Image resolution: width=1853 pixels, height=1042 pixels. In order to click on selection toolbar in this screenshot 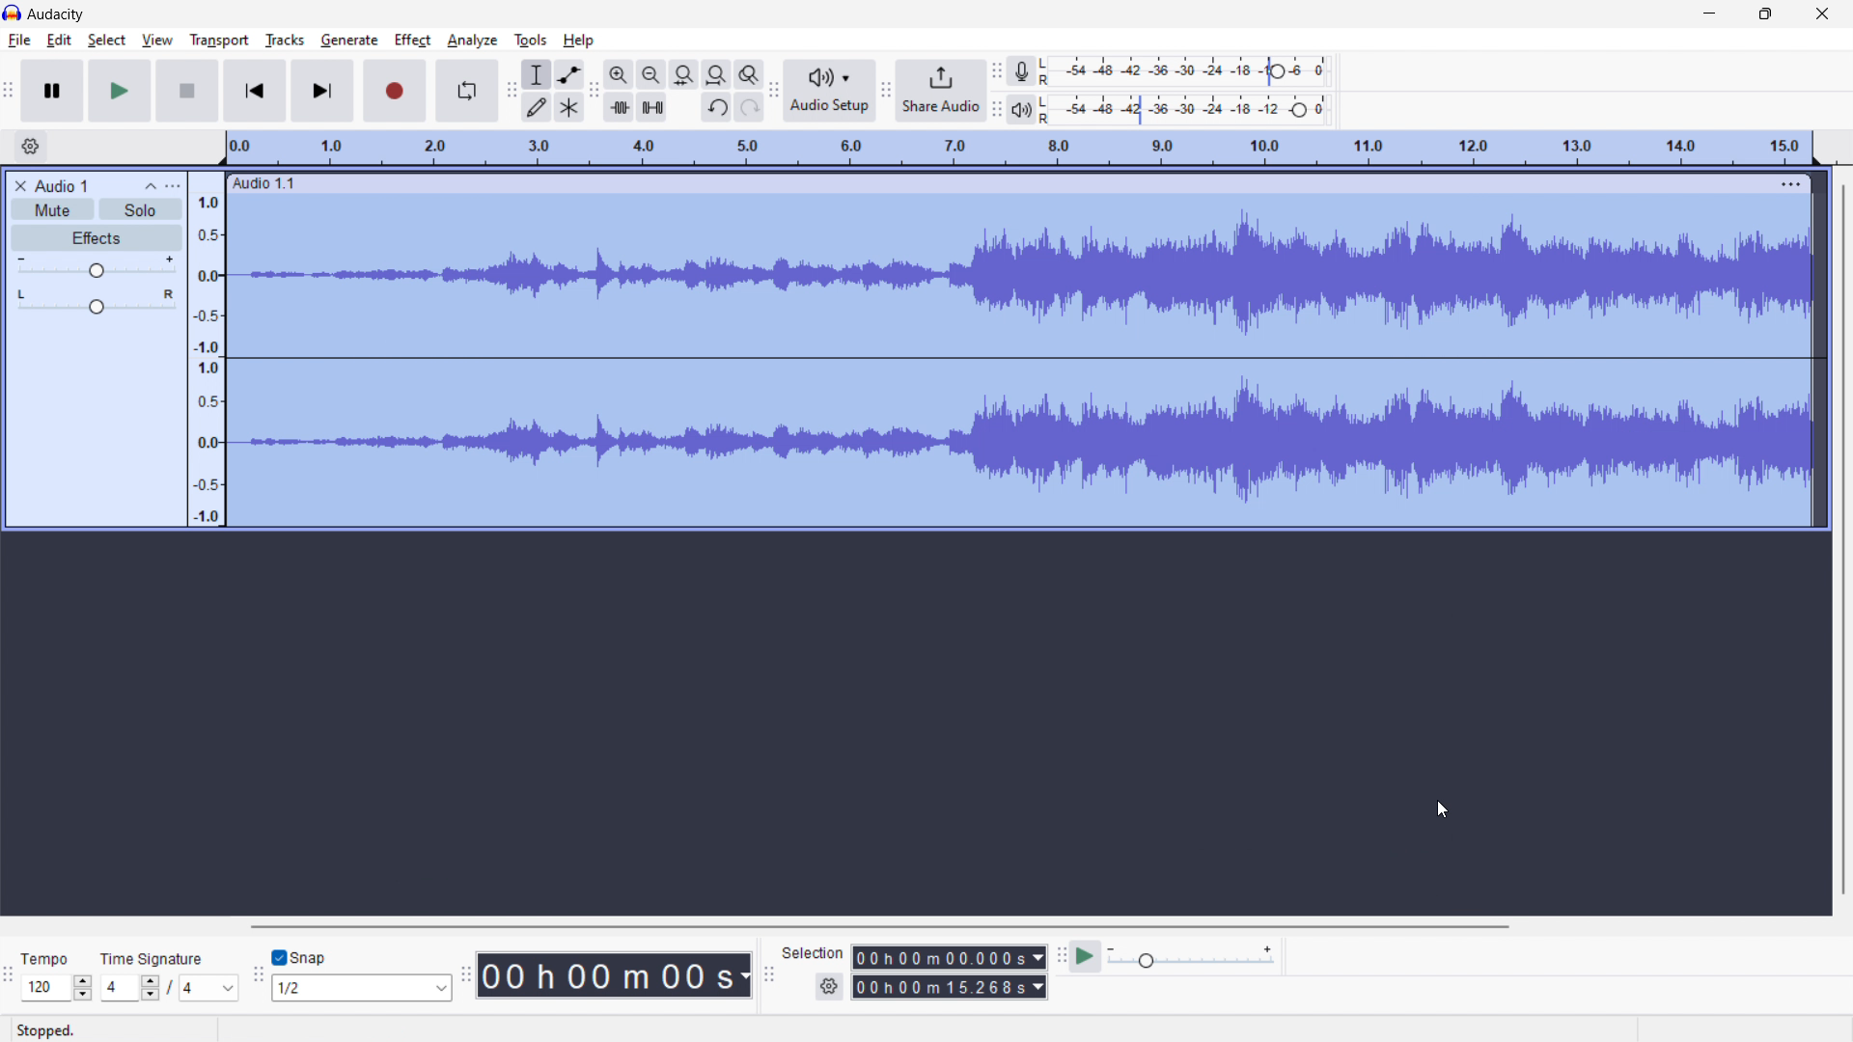, I will do `click(767, 973)`.